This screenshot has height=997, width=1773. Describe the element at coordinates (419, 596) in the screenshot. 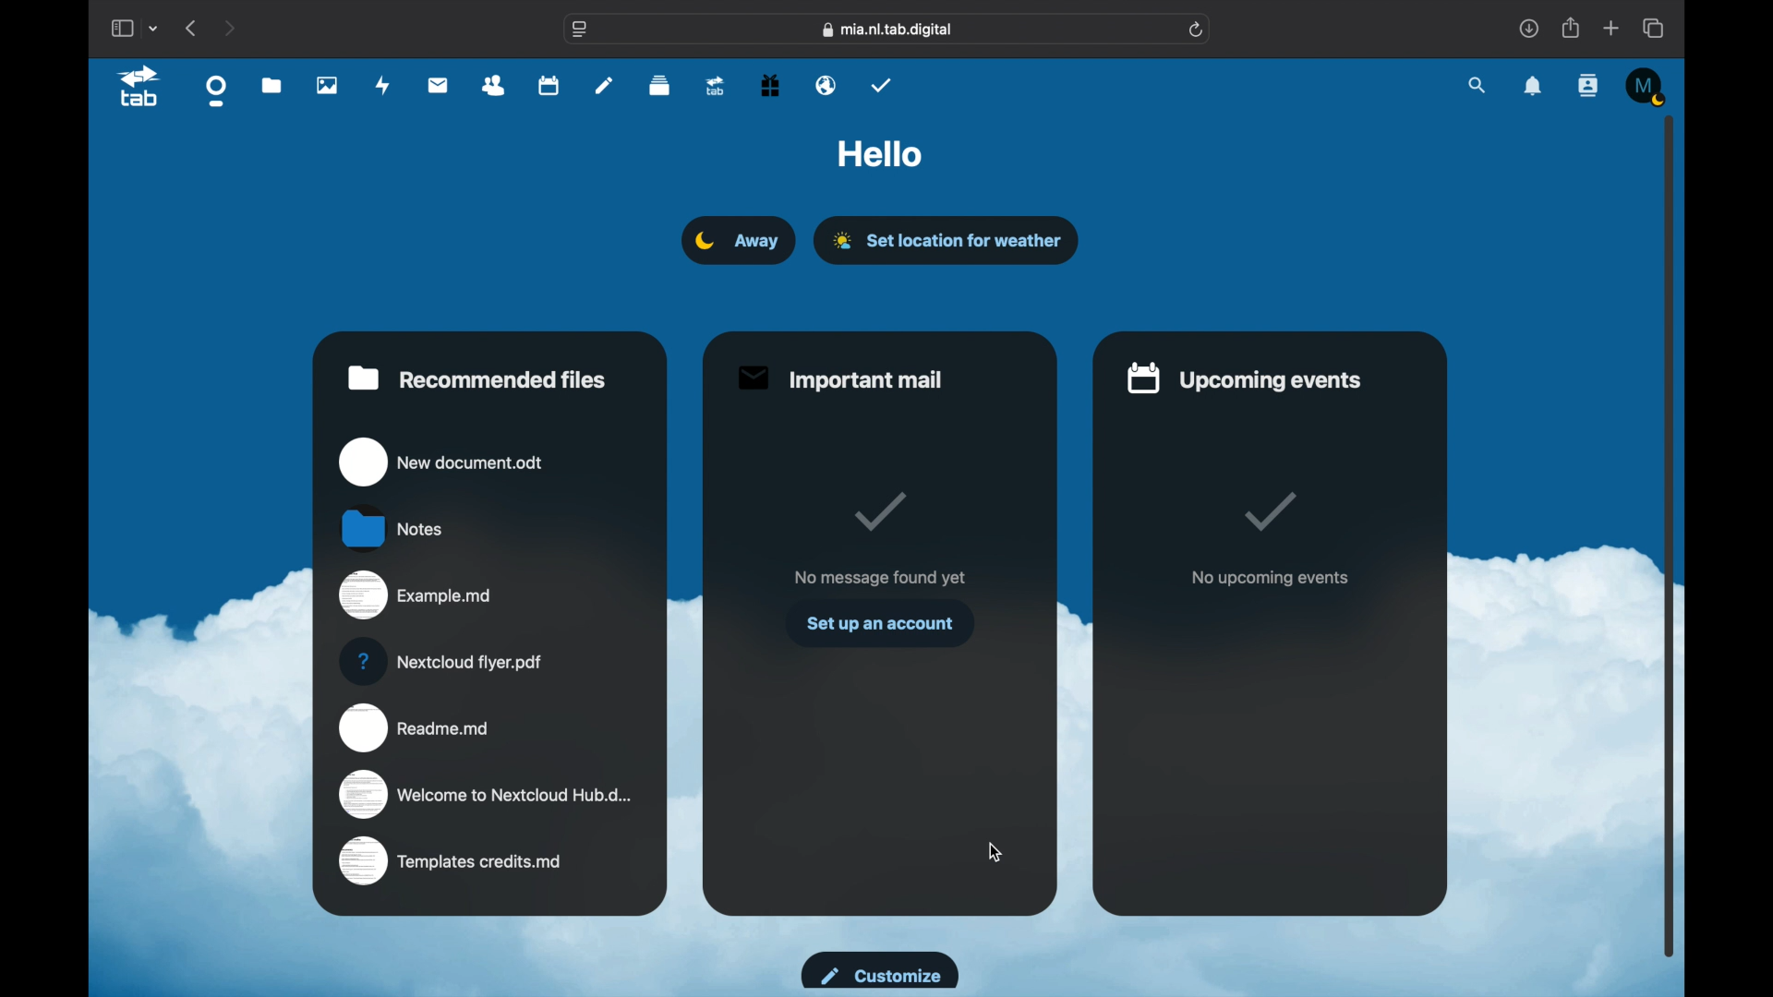

I see `example` at that location.